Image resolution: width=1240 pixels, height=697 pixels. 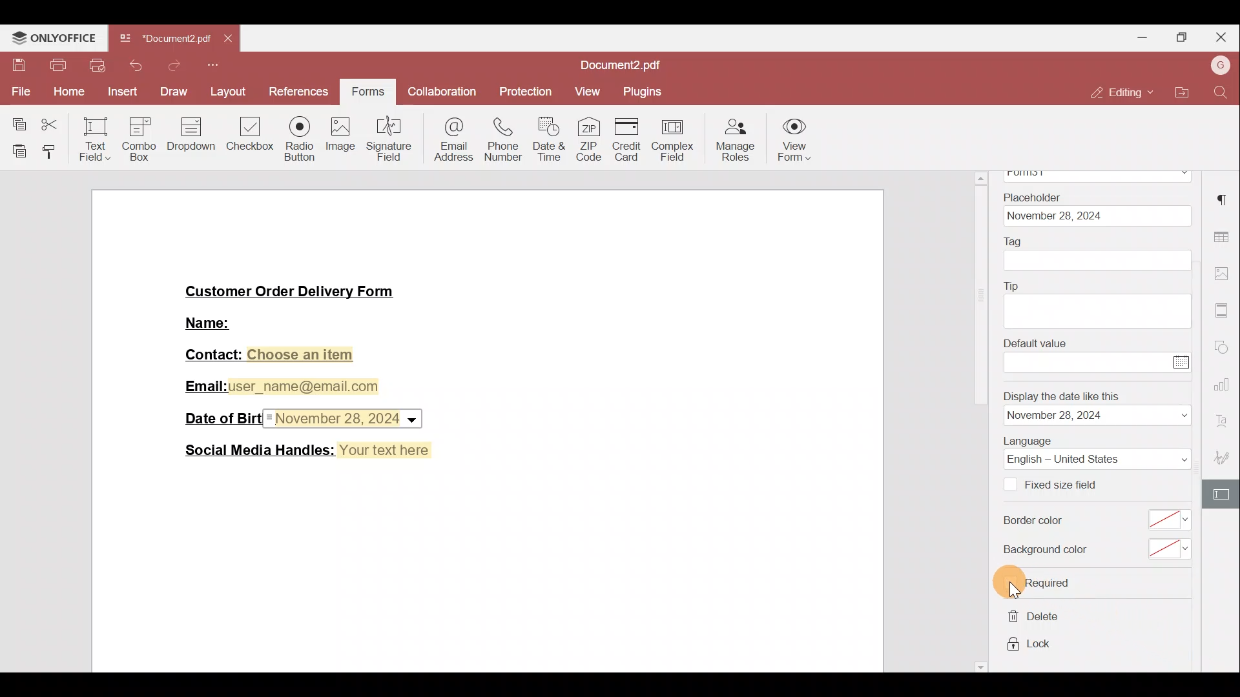 I want to click on Open file location, so click(x=1183, y=93).